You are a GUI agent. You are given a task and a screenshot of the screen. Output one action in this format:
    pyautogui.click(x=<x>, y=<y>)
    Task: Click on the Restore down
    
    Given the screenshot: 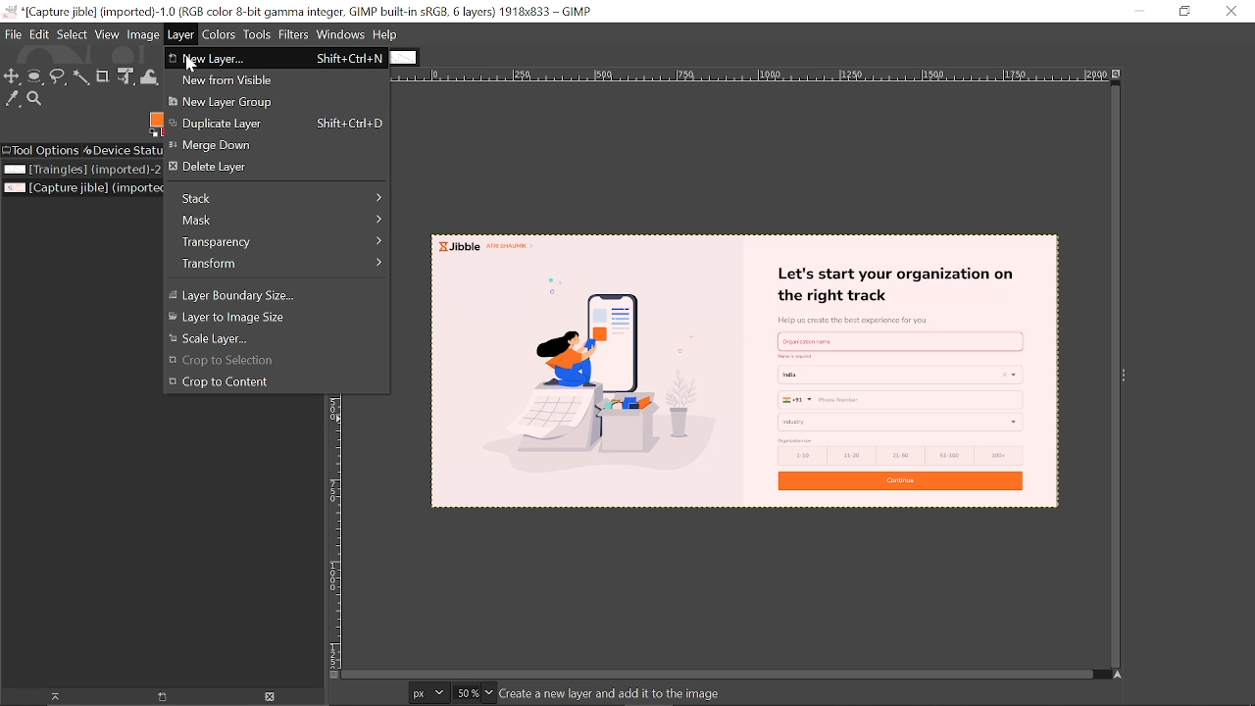 What is the action you would take?
    pyautogui.click(x=1185, y=12)
    